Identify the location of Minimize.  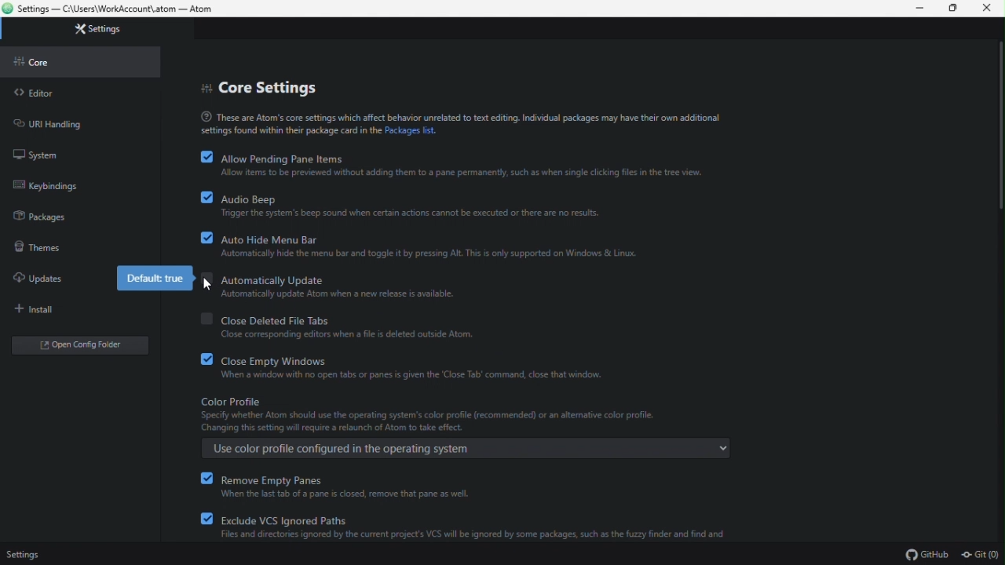
(920, 9).